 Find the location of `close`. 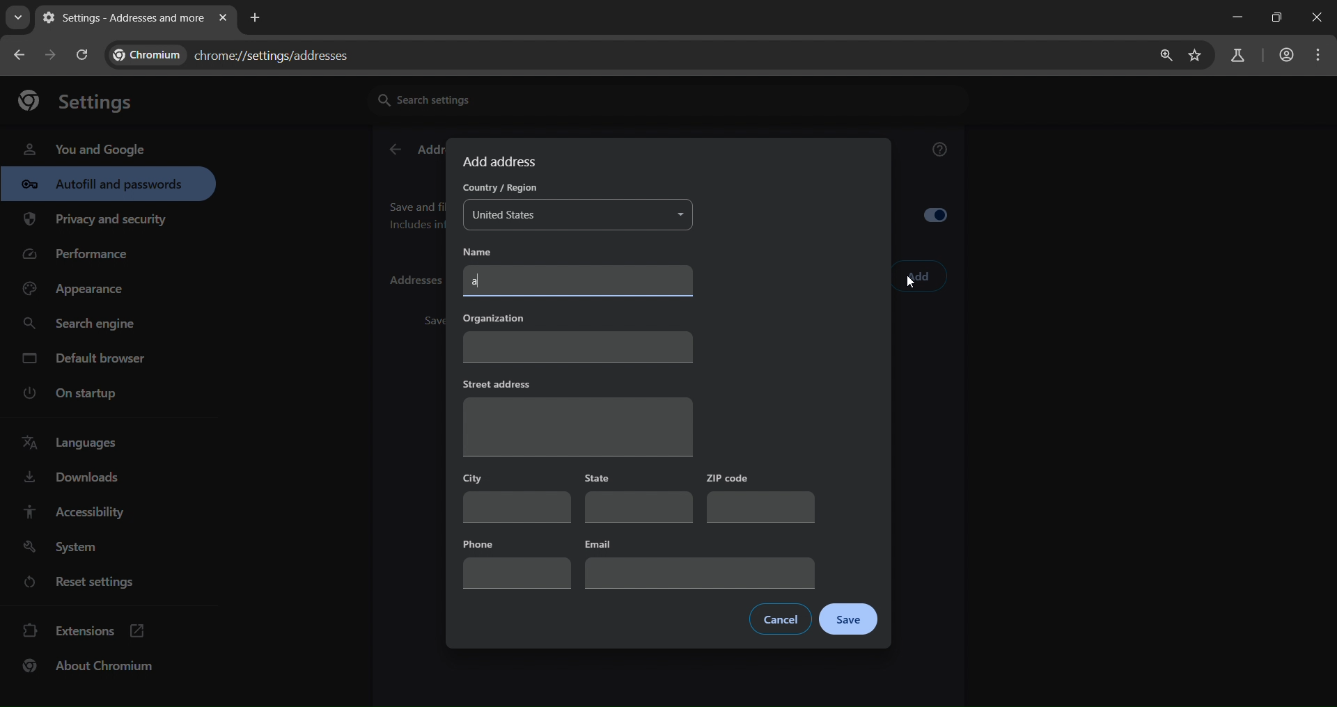

close is located at coordinates (1319, 19).